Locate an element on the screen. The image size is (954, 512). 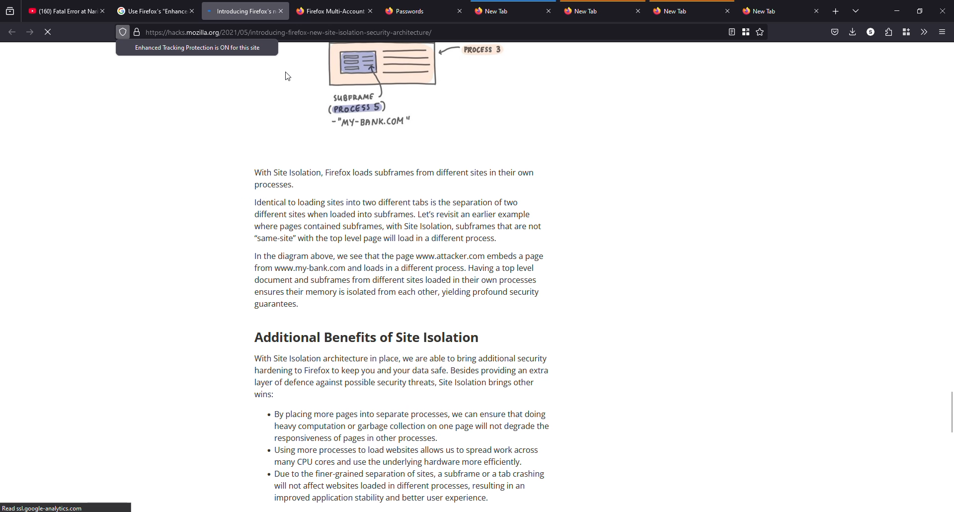
close is located at coordinates (371, 12).